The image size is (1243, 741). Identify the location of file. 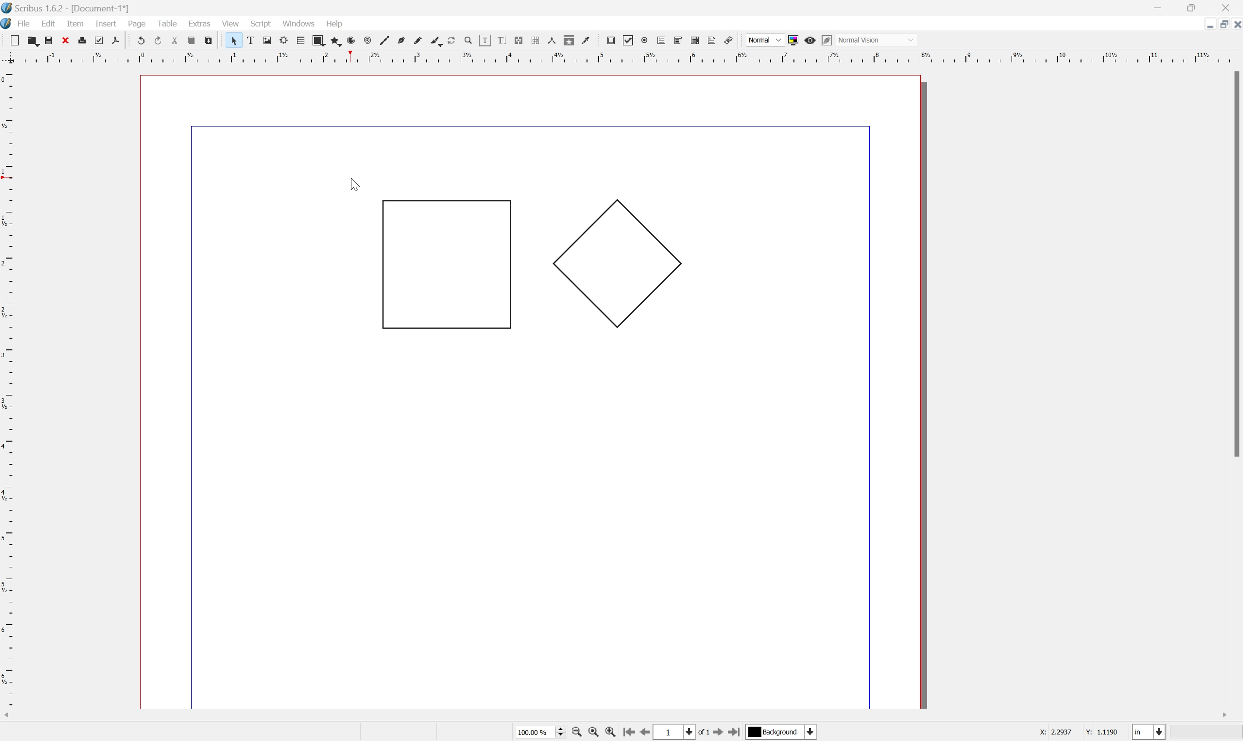
(25, 23).